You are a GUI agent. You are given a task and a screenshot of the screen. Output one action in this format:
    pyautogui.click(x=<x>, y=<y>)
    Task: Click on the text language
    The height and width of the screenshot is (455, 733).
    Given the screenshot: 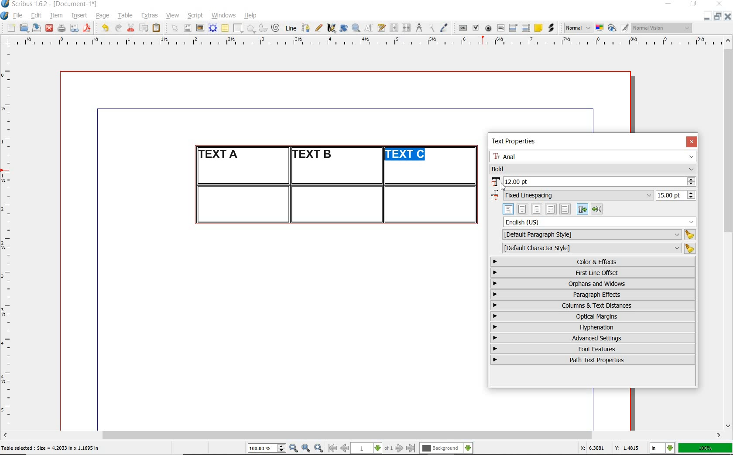 What is the action you would take?
    pyautogui.click(x=600, y=222)
    